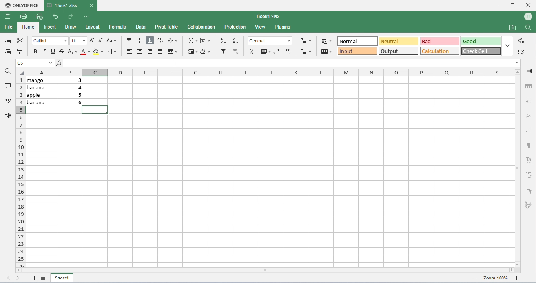 The height and width of the screenshot is (283, 536). I want to click on drop down, so click(517, 63).